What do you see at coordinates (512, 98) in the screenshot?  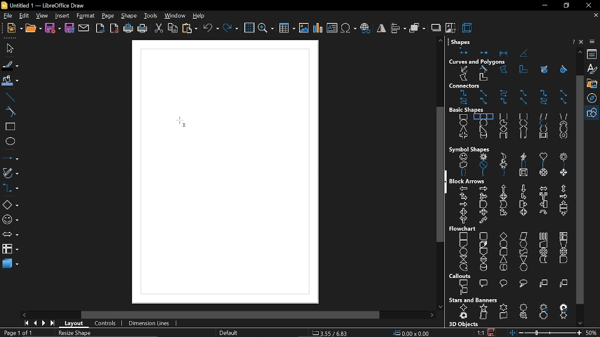 I see `connectors` at bounding box center [512, 98].